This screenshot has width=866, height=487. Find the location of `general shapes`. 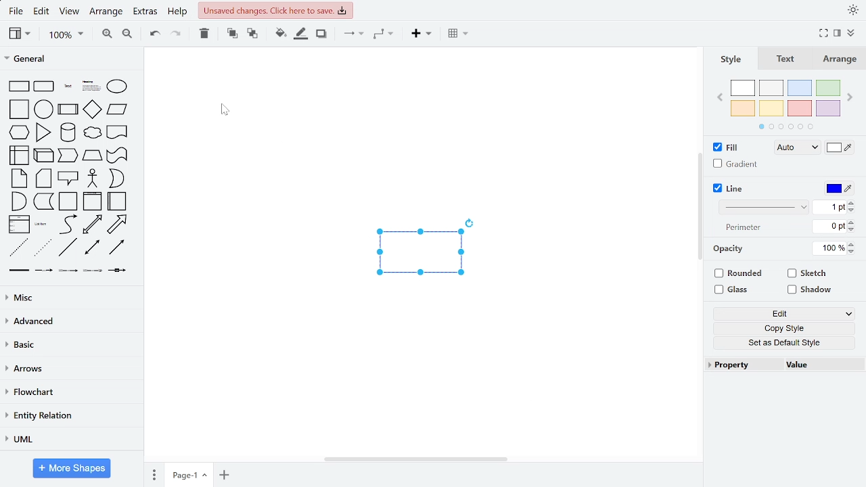

general shapes is located at coordinates (70, 175).